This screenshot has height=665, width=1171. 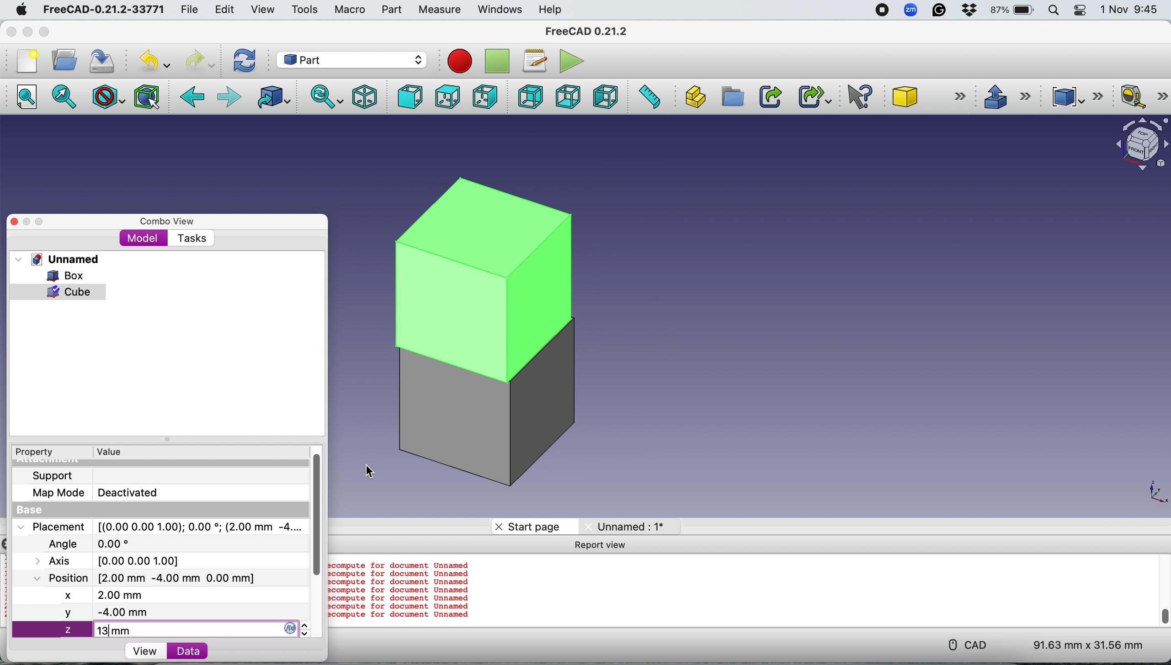 I want to click on File, so click(x=187, y=10).